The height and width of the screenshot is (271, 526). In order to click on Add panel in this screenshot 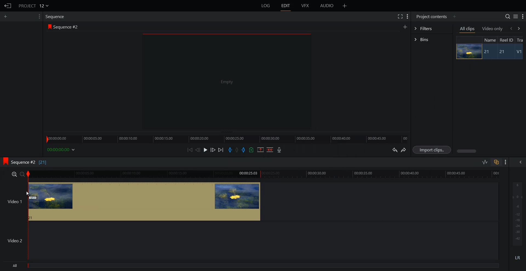, I will do `click(405, 27)`.